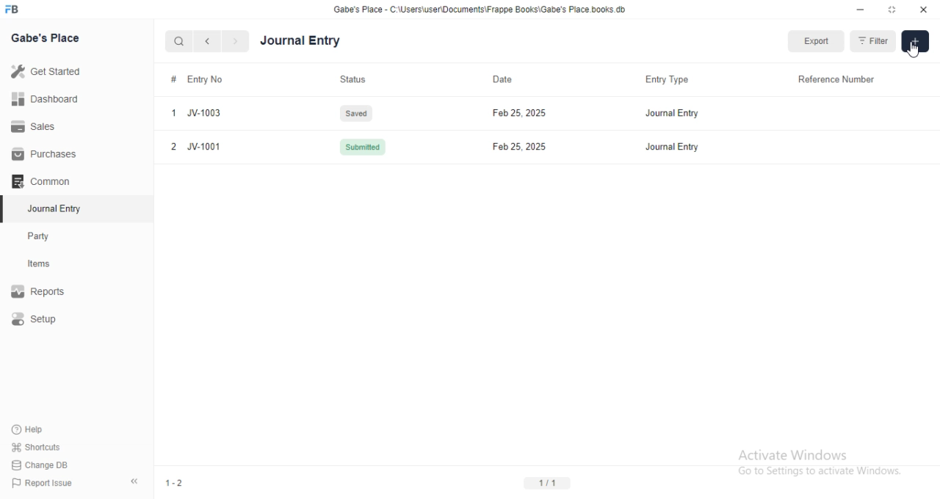 The image size is (940, 499). Describe the element at coordinates (40, 236) in the screenshot. I see `Party` at that location.